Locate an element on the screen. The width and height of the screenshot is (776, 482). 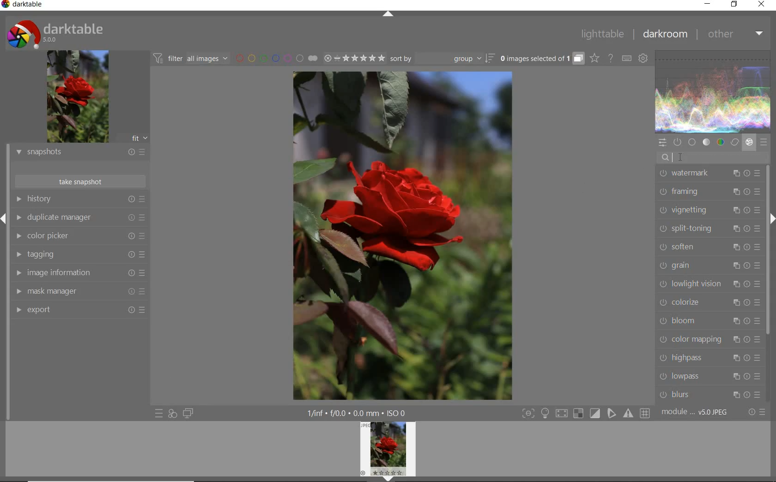
snapshots is located at coordinates (80, 153).